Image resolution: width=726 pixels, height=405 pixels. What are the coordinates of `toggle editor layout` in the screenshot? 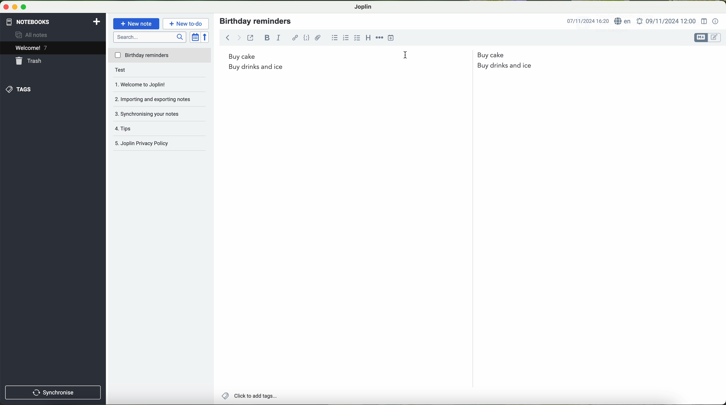 It's located at (702, 21).